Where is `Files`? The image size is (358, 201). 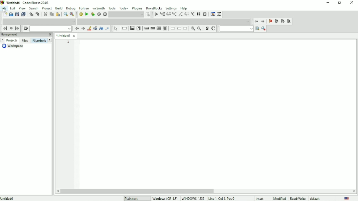 Files is located at coordinates (25, 41).